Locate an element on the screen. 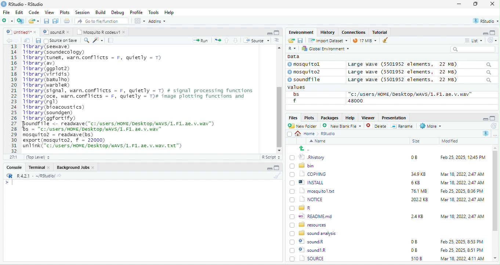  © sound1R is located at coordinates (309, 242).